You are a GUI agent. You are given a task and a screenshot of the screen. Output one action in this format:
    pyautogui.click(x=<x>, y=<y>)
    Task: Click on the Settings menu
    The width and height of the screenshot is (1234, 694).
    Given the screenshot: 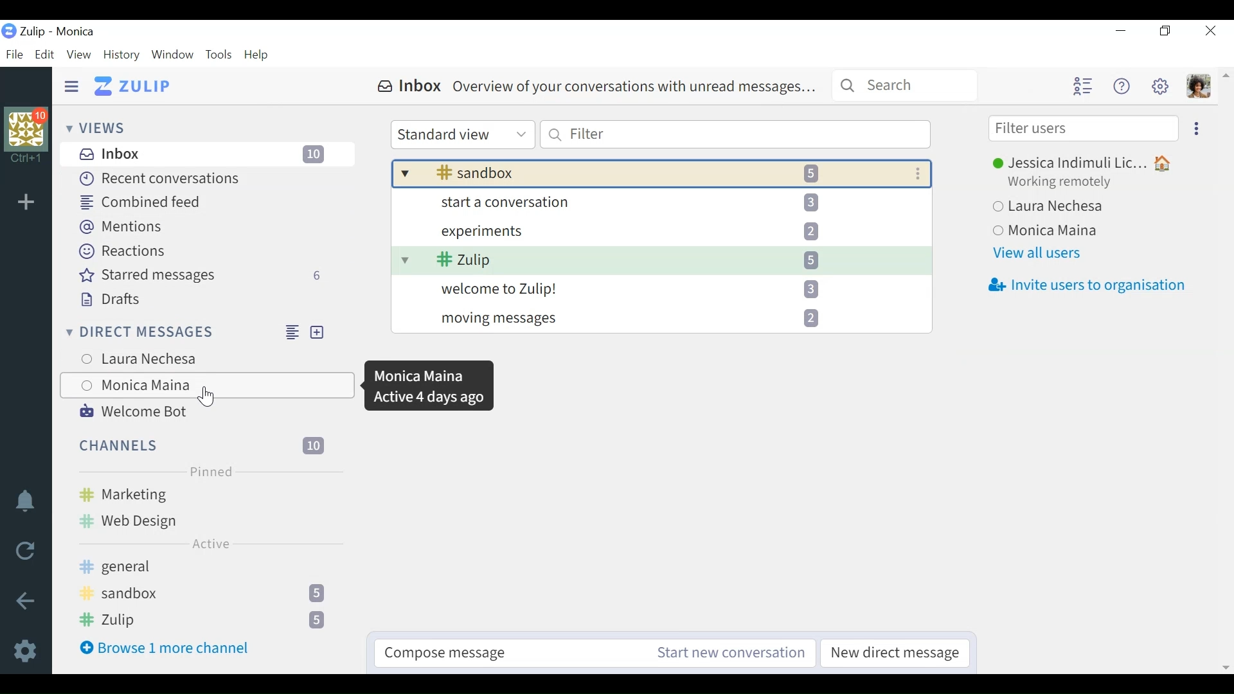 What is the action you would take?
    pyautogui.click(x=1160, y=86)
    